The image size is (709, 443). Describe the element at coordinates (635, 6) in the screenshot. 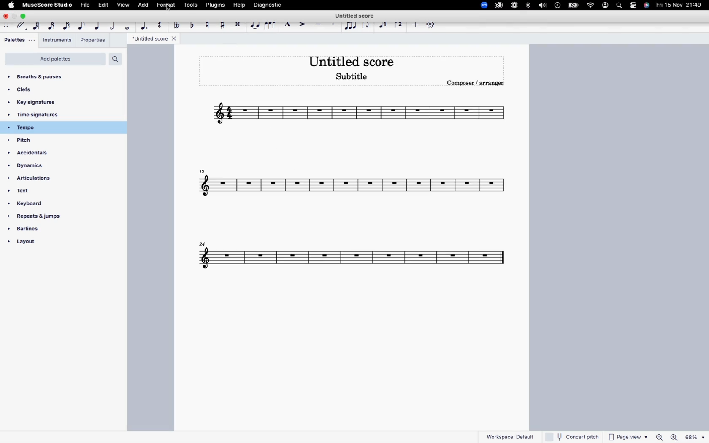

I see `settings` at that location.